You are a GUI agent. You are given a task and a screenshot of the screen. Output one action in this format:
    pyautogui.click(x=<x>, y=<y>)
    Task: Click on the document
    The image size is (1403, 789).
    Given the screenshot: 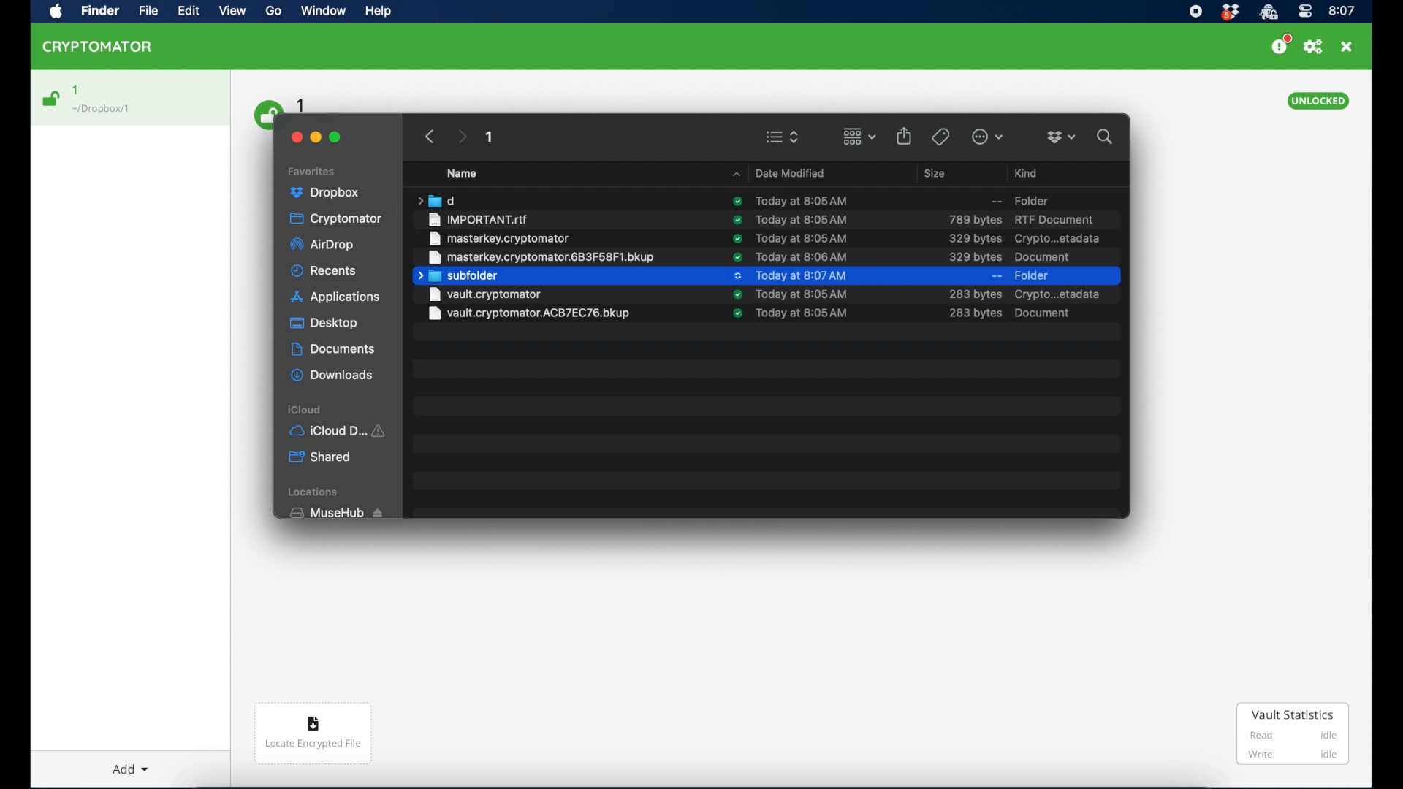 What is the action you would take?
    pyautogui.click(x=1060, y=294)
    